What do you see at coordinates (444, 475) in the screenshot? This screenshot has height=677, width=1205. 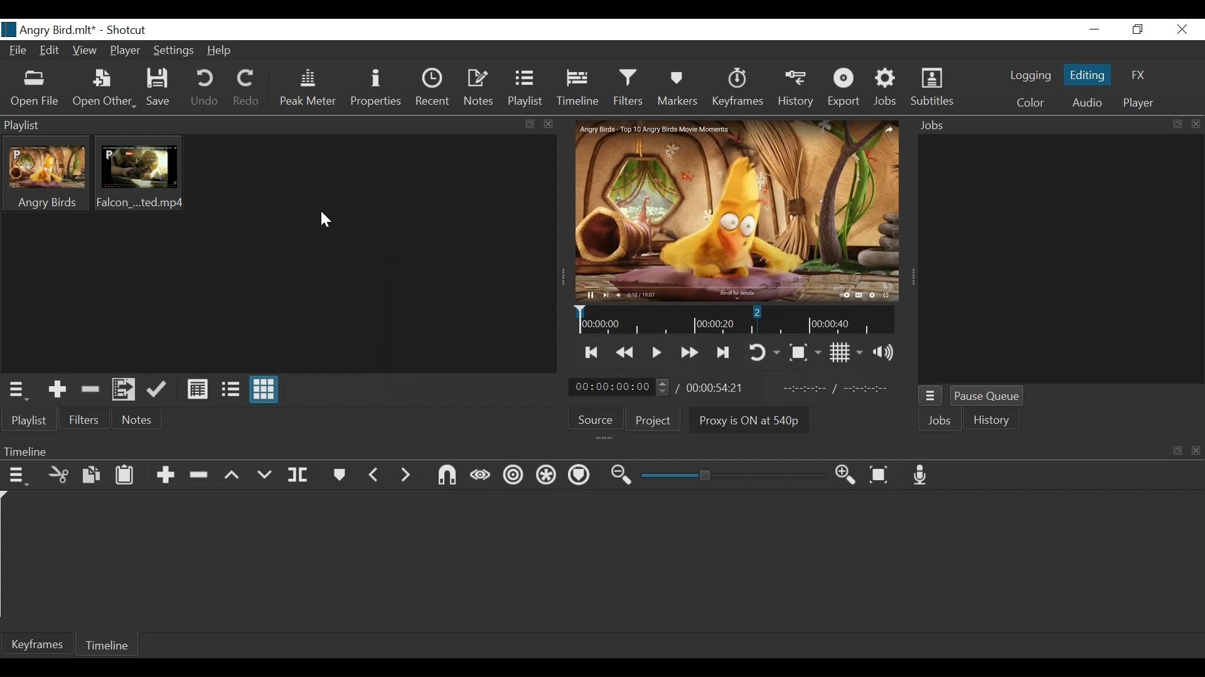 I see `Snap` at bounding box center [444, 475].